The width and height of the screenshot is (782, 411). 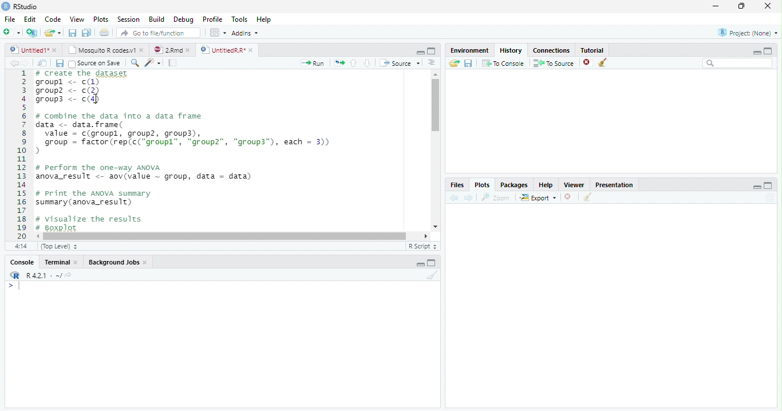 What do you see at coordinates (539, 197) in the screenshot?
I see `Export` at bounding box center [539, 197].